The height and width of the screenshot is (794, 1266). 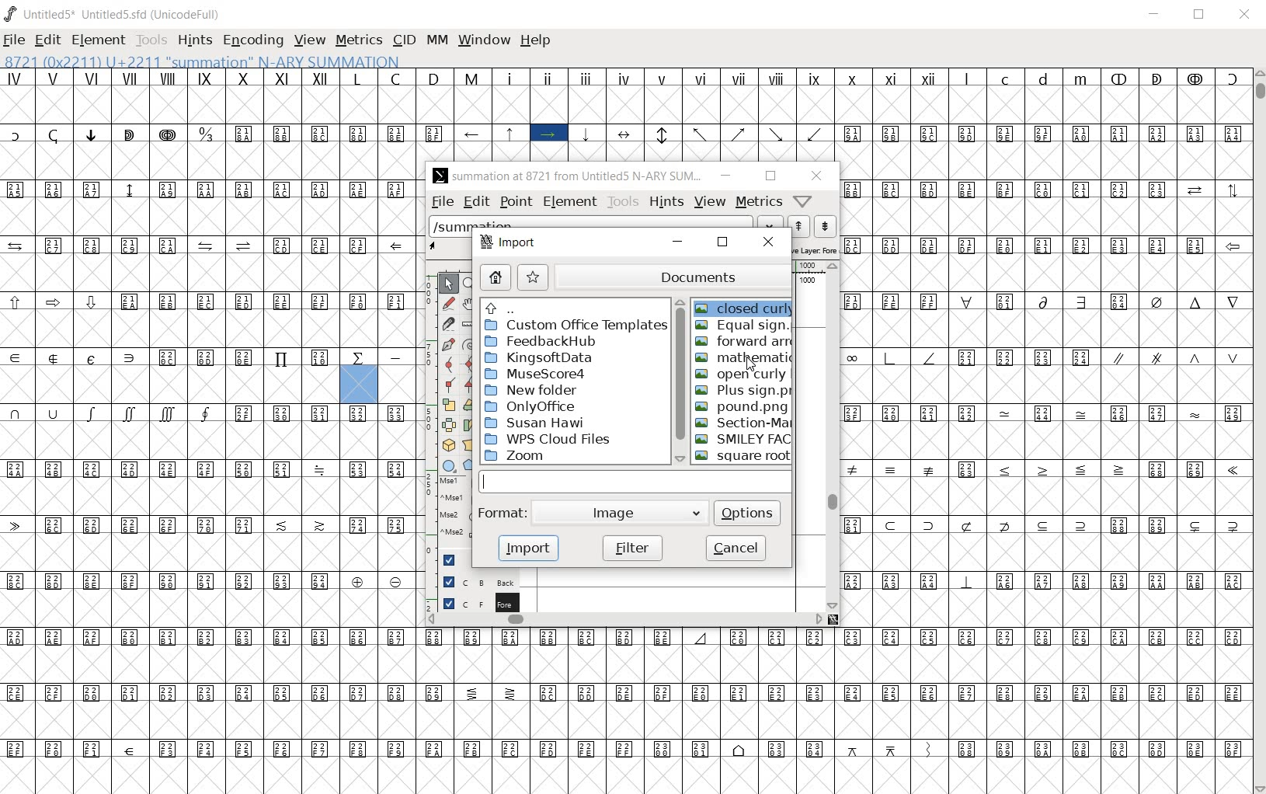 I want to click on active layer: Fore, so click(x=816, y=249).